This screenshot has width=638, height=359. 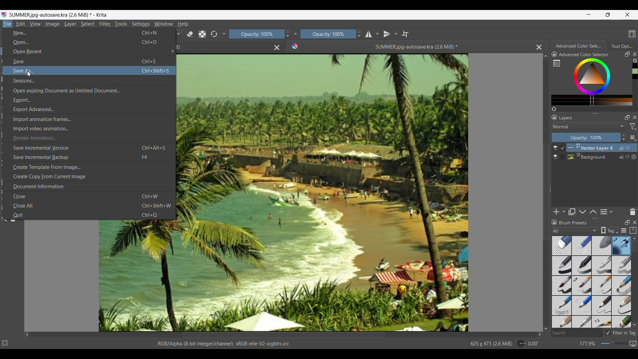 What do you see at coordinates (609, 230) in the screenshot?
I see `Show the tag box options` at bounding box center [609, 230].